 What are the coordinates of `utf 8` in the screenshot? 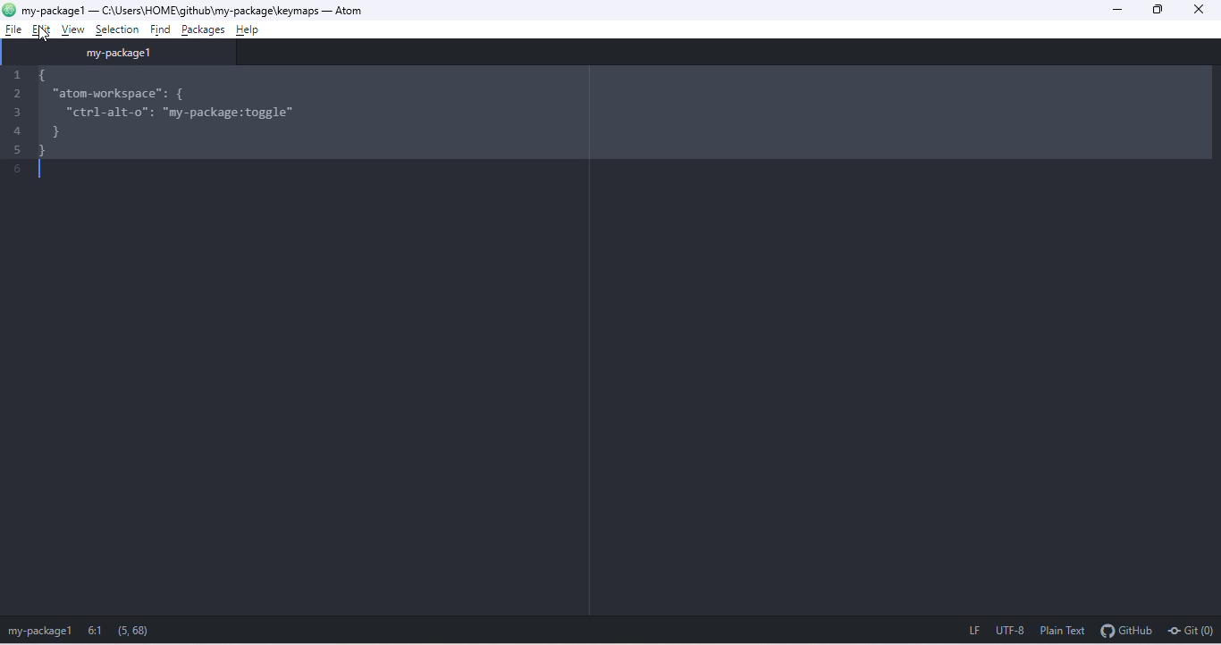 It's located at (1012, 632).